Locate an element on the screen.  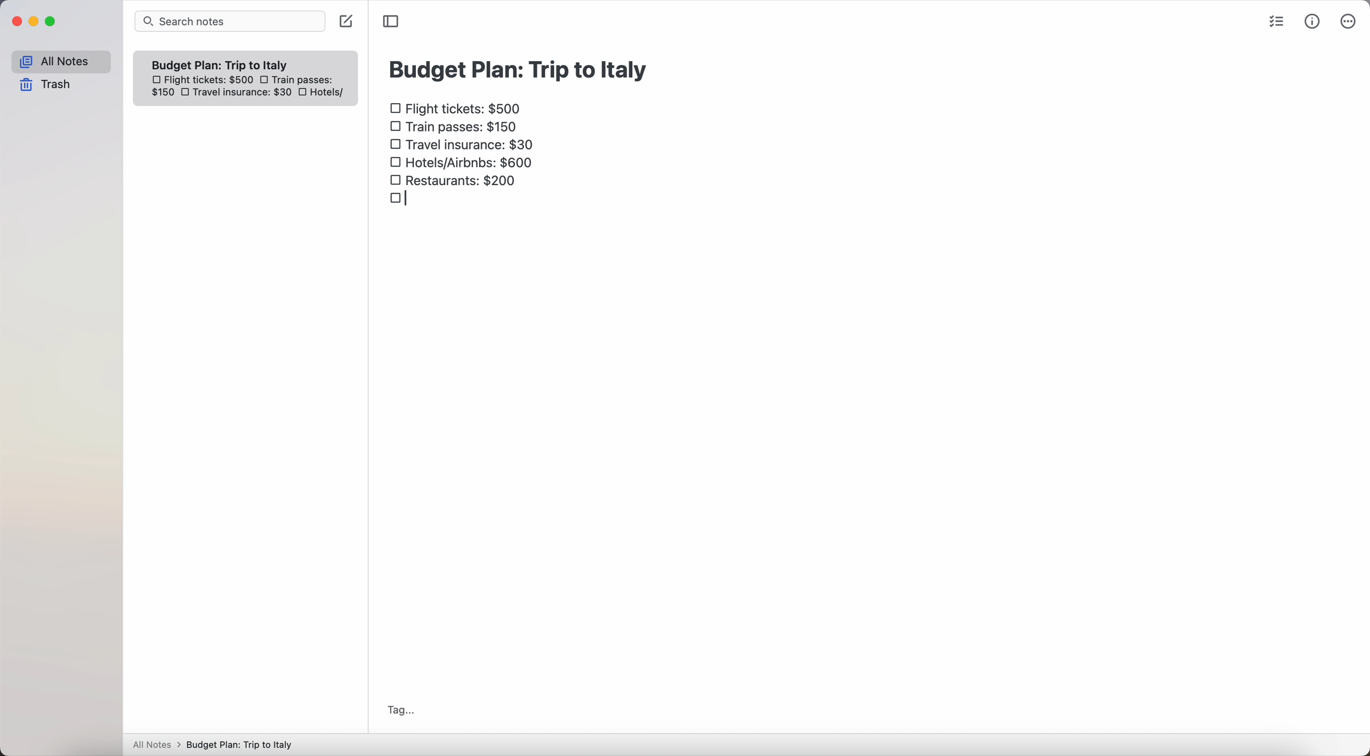
train passes $150 checkbox is located at coordinates (455, 129).